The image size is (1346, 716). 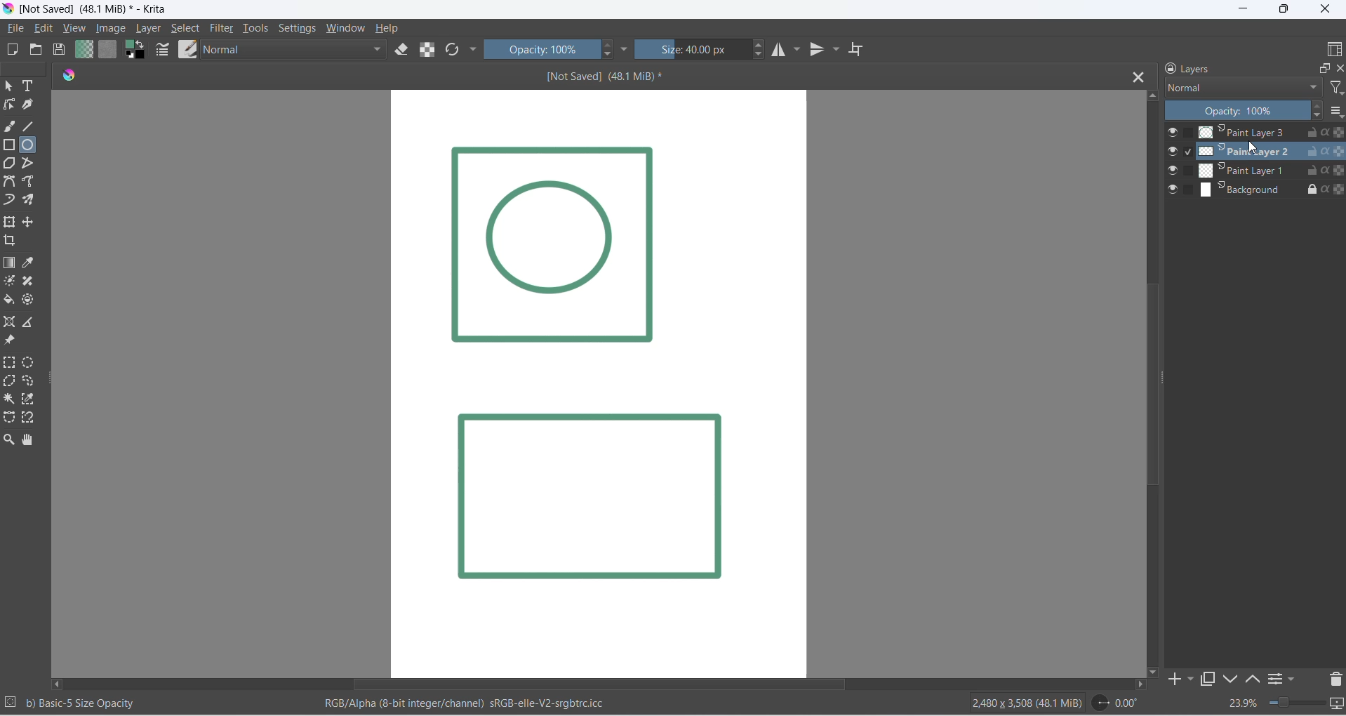 I want to click on eraser mode, so click(x=403, y=51).